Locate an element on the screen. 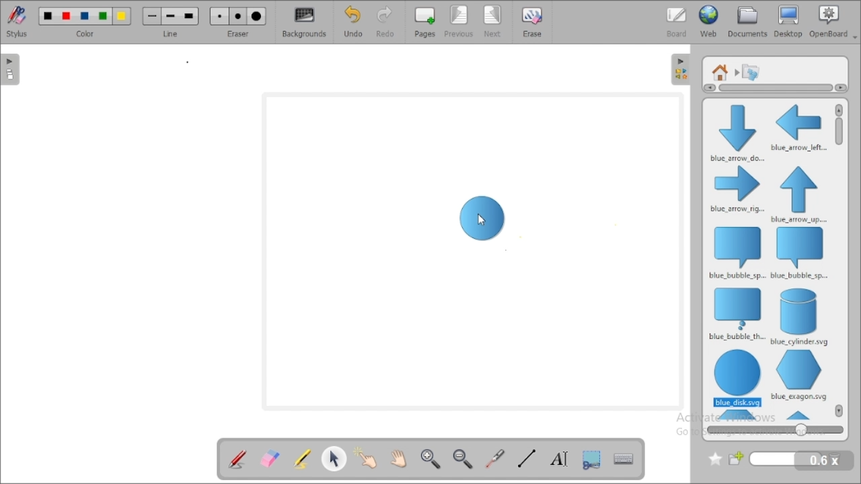  new folder is located at coordinates (776, 459).